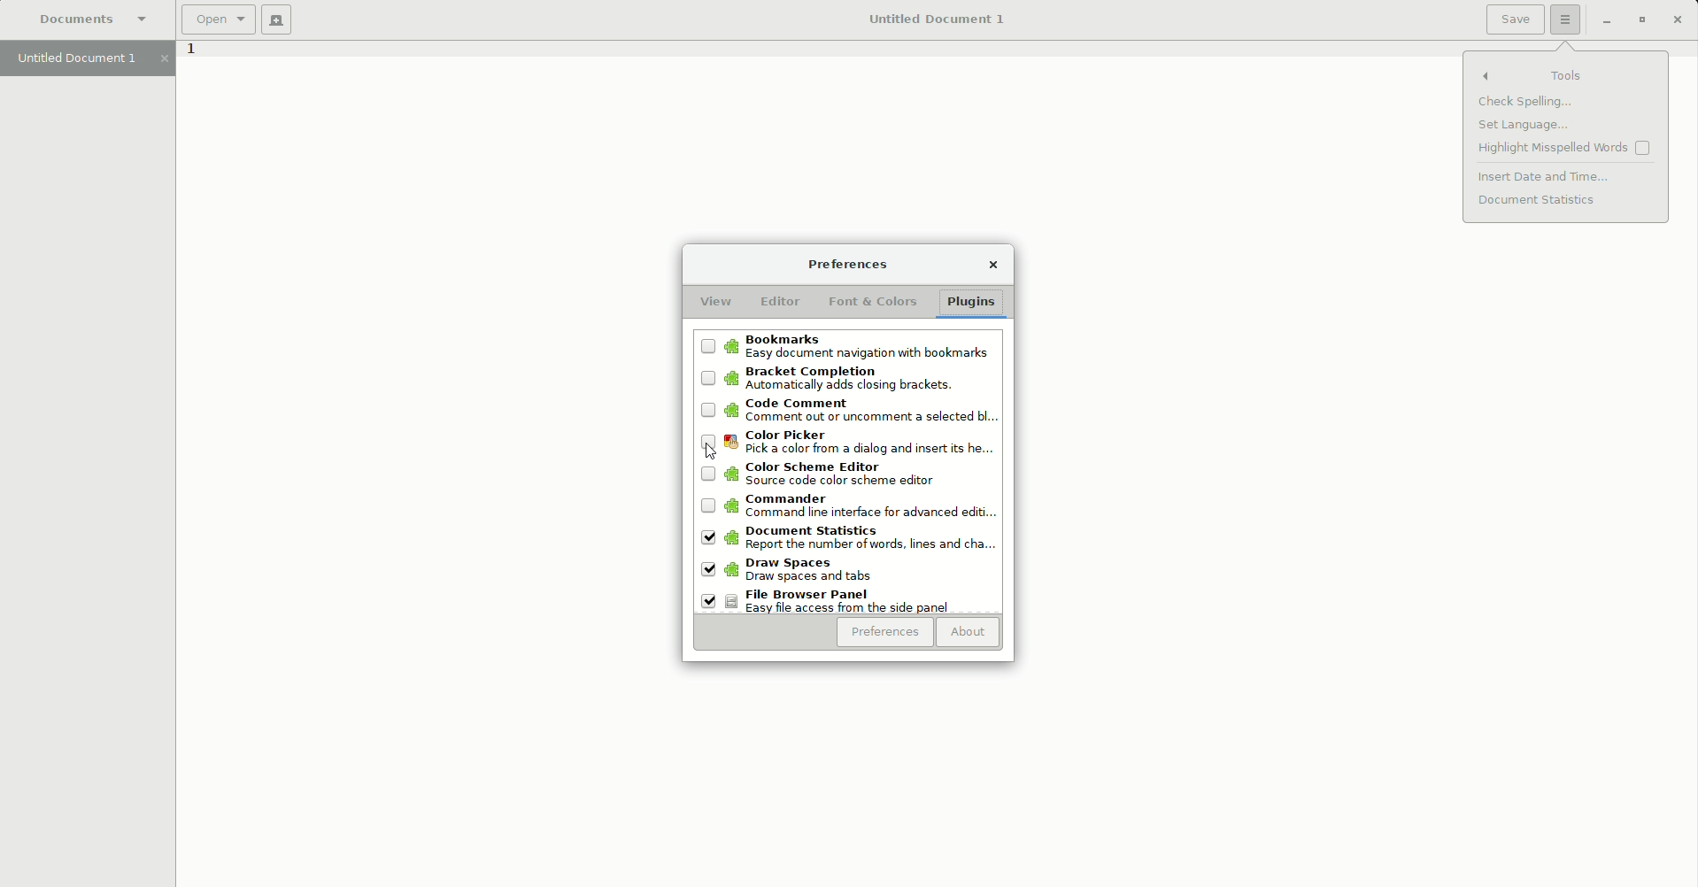 The width and height of the screenshot is (1698, 887). What do you see at coordinates (969, 634) in the screenshot?
I see `About` at bounding box center [969, 634].